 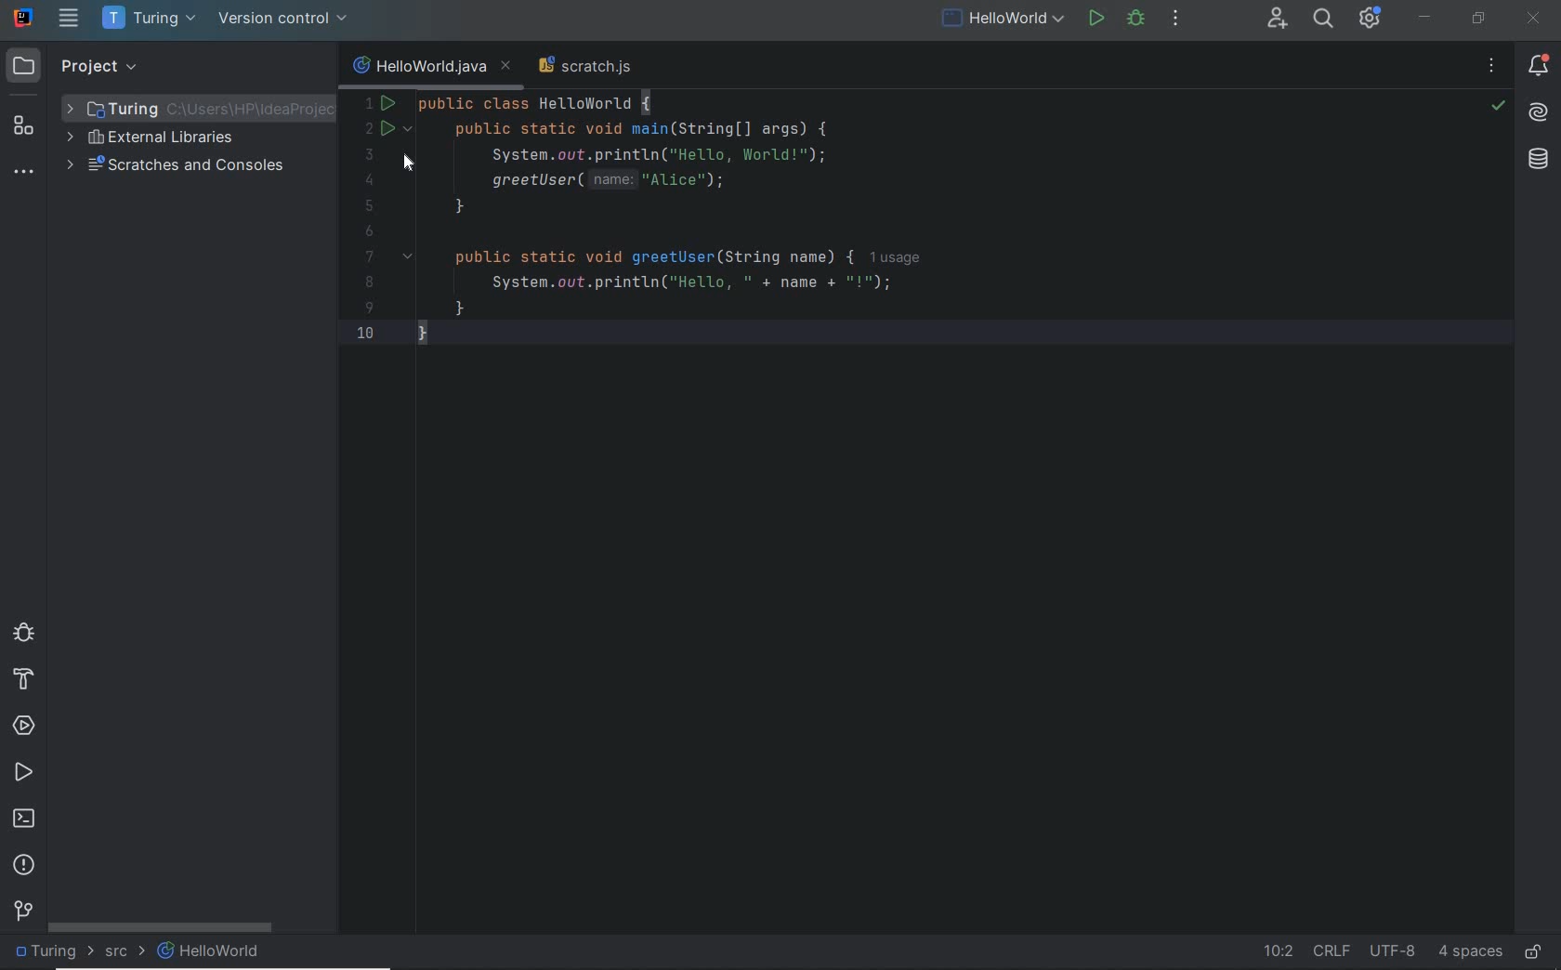 What do you see at coordinates (400, 170) in the screenshot?
I see `cursor` at bounding box center [400, 170].